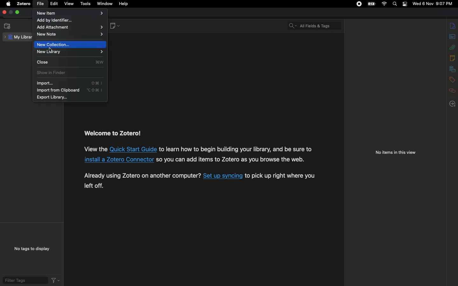  What do you see at coordinates (124, 4) in the screenshot?
I see `Help` at bounding box center [124, 4].